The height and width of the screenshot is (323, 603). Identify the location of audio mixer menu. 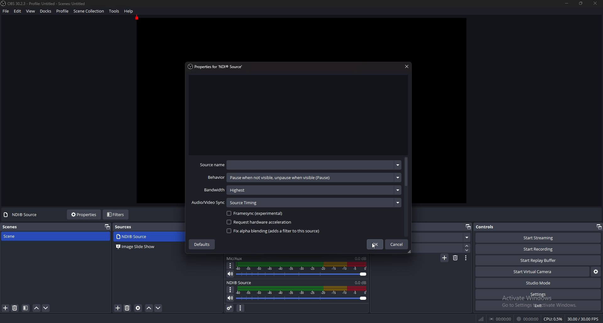
(240, 308).